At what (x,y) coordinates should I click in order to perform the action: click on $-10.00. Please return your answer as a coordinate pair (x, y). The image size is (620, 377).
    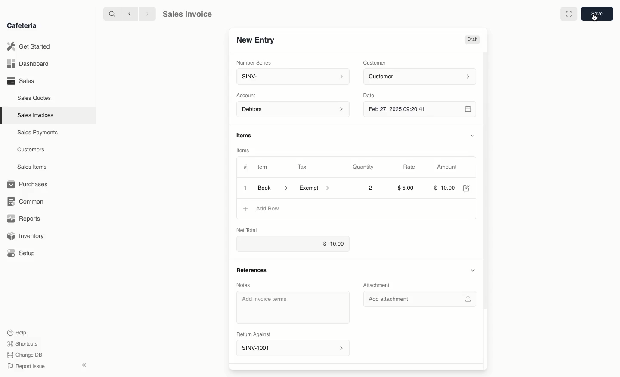
    Looking at the image, I should click on (294, 243).